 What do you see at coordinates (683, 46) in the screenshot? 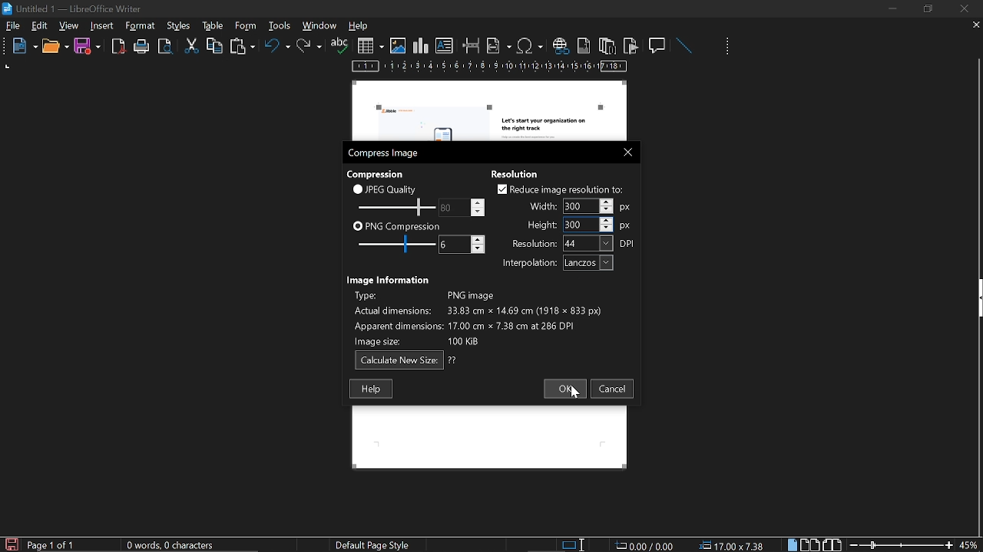
I see `line` at bounding box center [683, 46].